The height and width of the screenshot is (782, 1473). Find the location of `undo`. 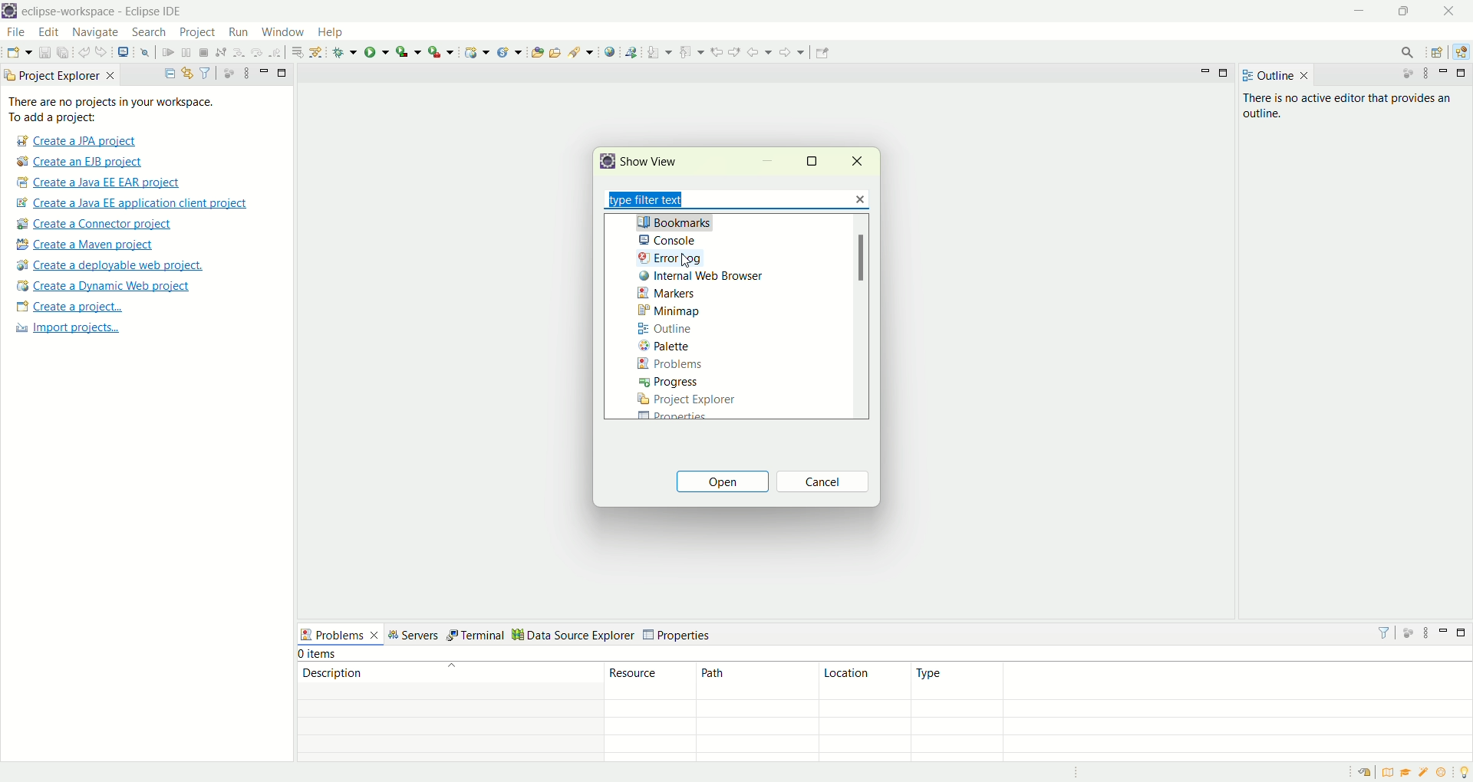

undo is located at coordinates (83, 51).